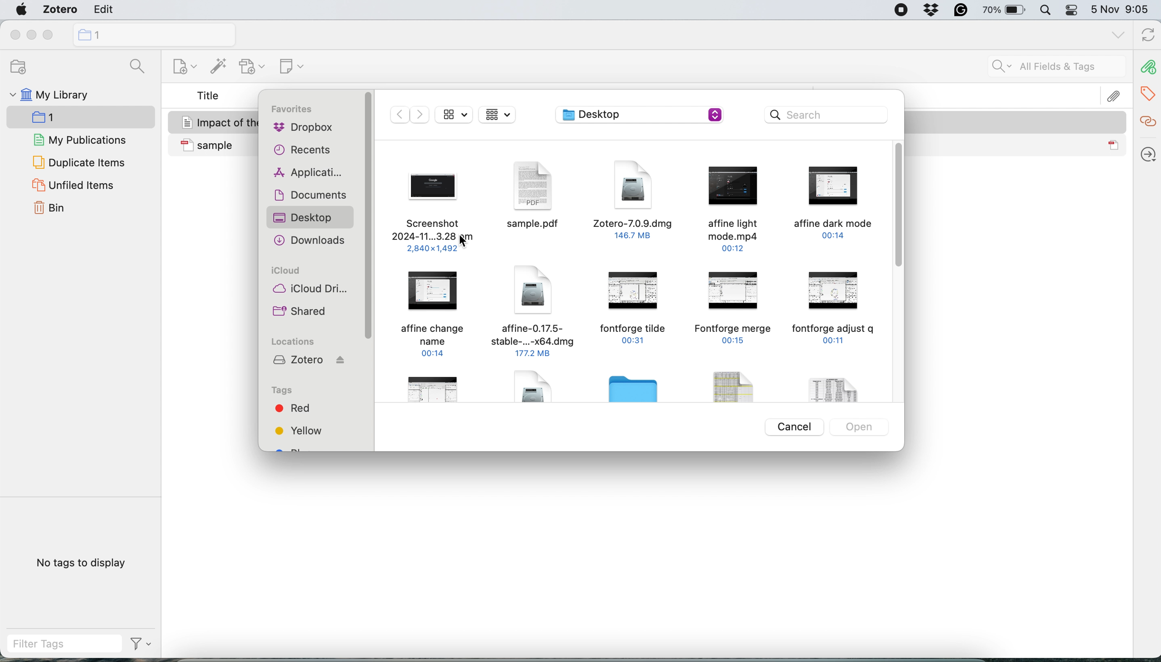 The width and height of the screenshot is (1161, 662). Describe the element at coordinates (288, 391) in the screenshot. I see `tags` at that location.